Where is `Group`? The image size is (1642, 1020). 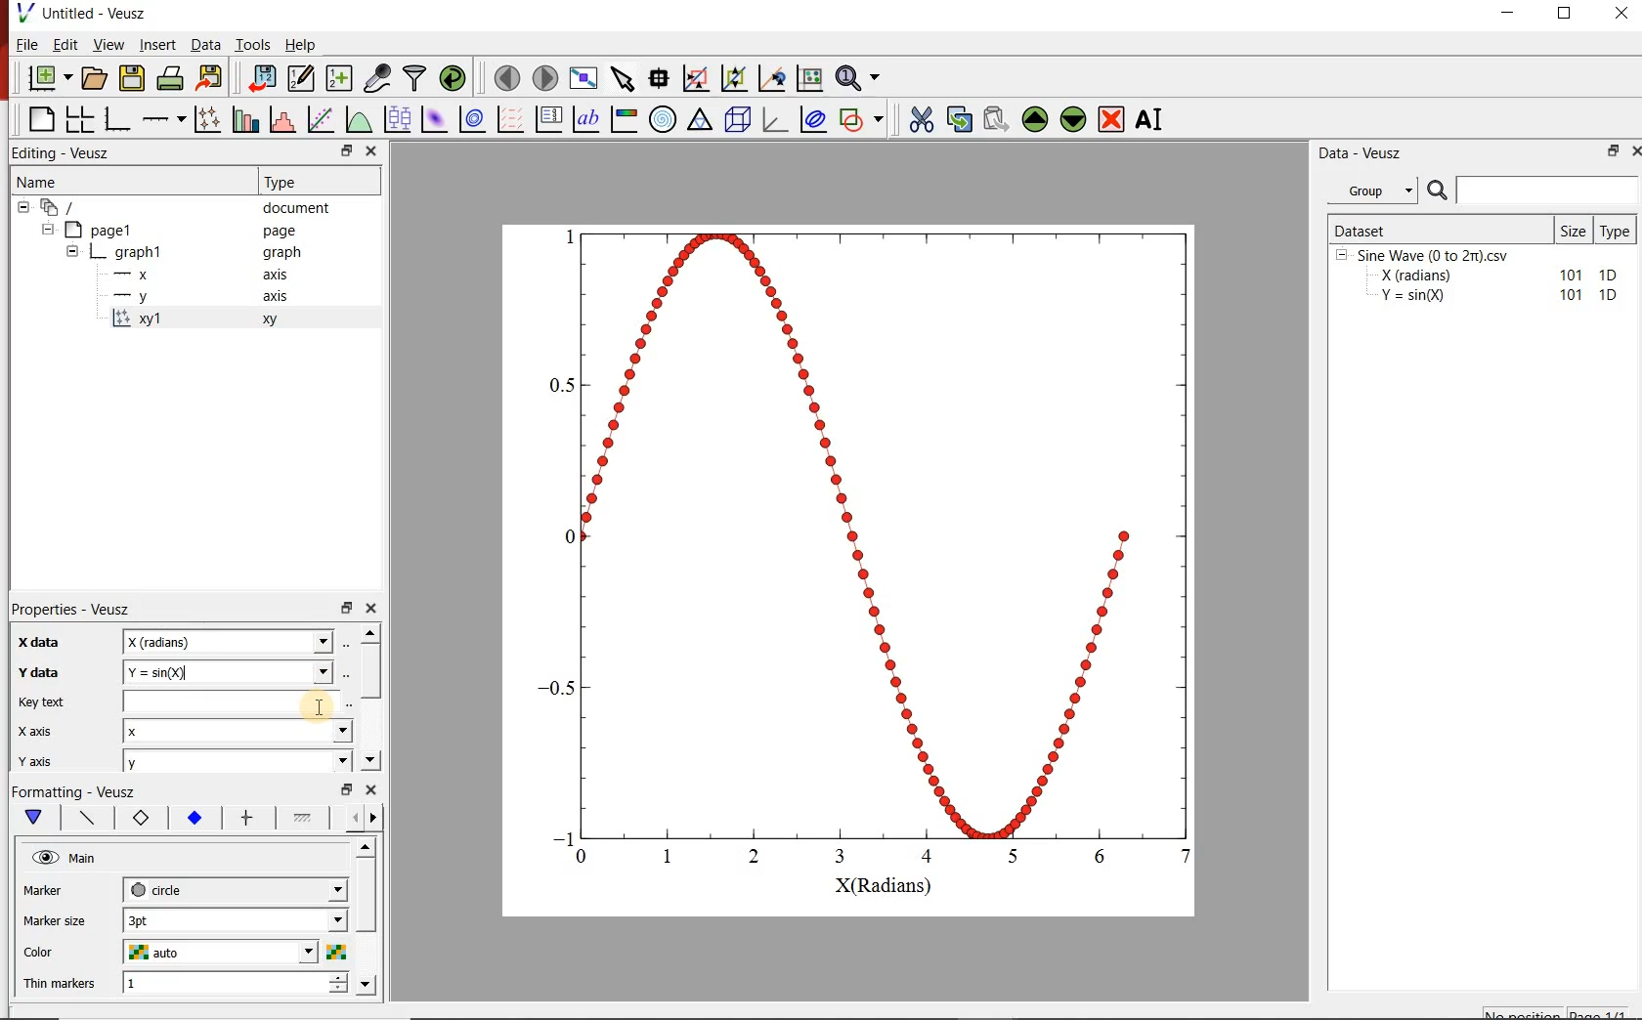 Group is located at coordinates (1378, 191).